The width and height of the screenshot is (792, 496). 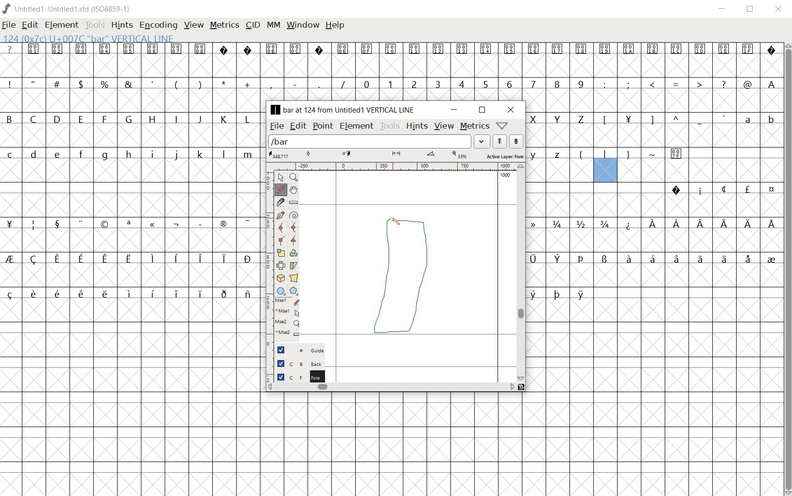 I want to click on cid, so click(x=253, y=25).